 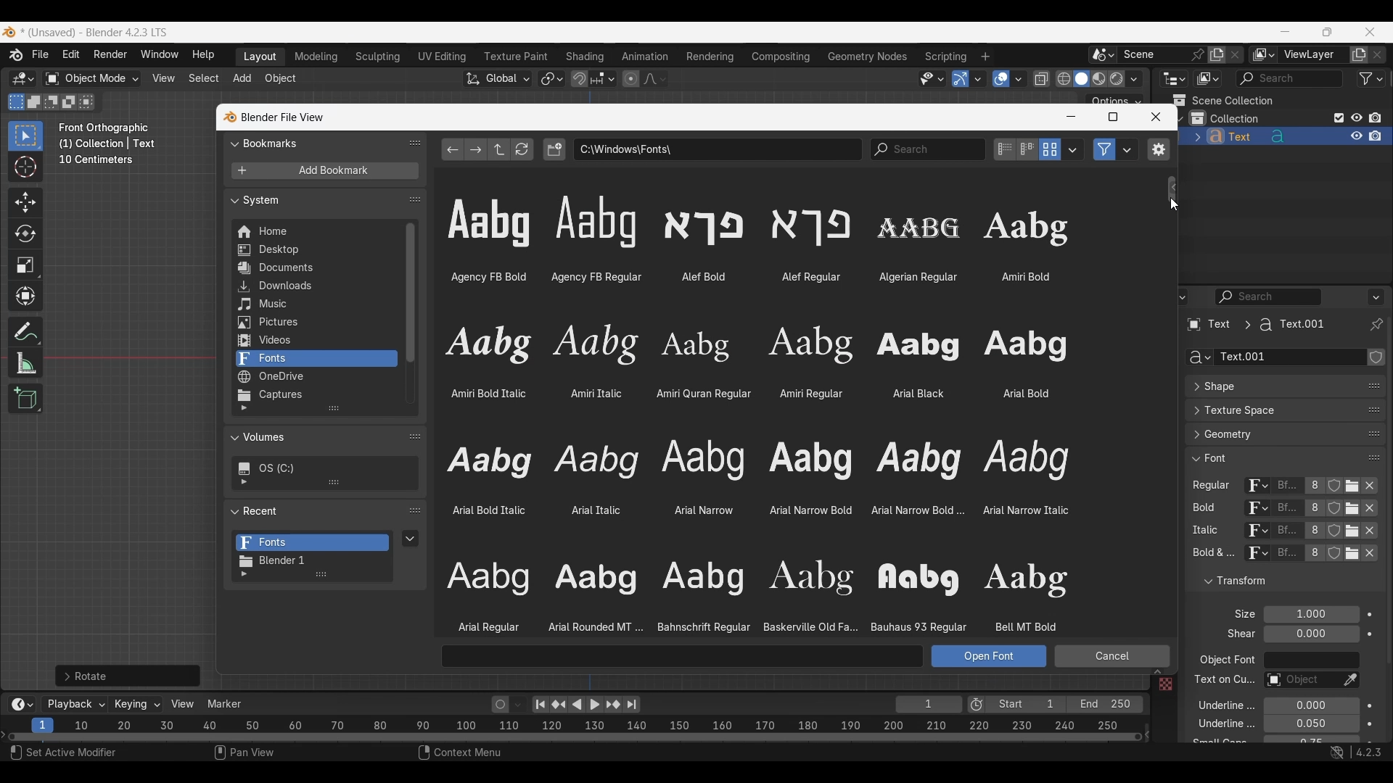 What do you see at coordinates (655, 78) in the screenshot?
I see `Proportional editing falloff` at bounding box center [655, 78].